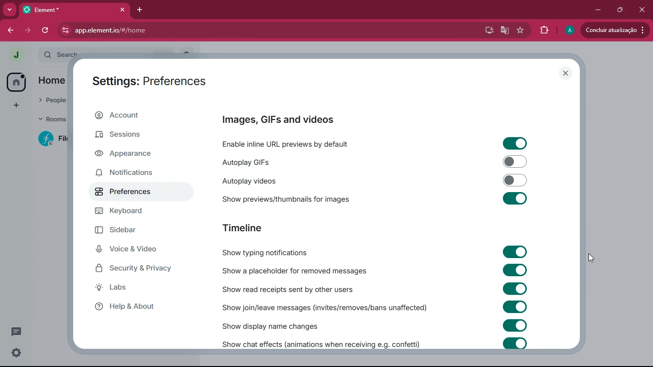 This screenshot has height=367, width=653. I want to click on minimize, so click(597, 11).